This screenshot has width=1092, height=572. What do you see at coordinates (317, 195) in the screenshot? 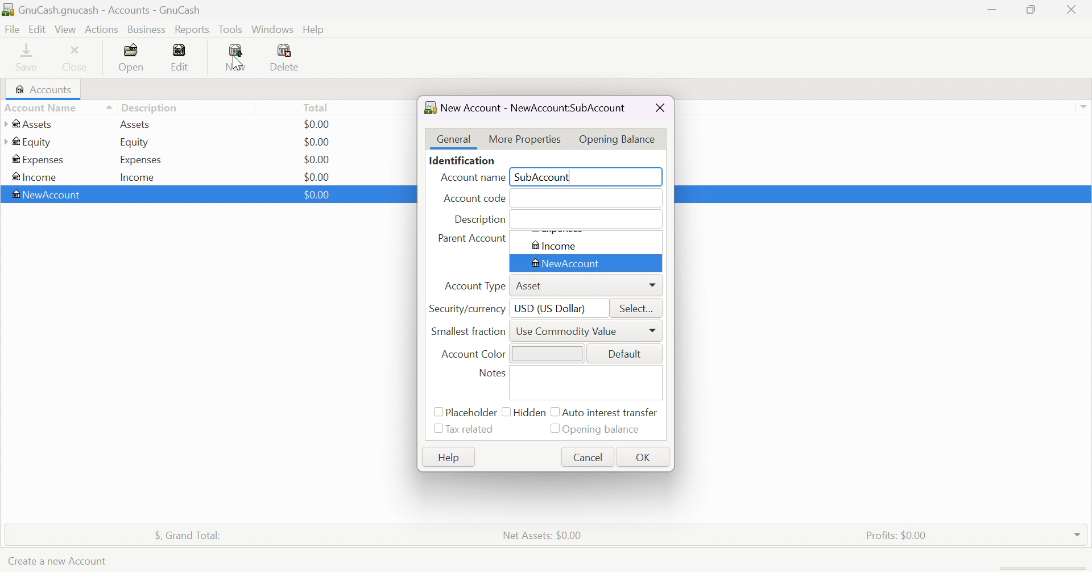
I see `$0.00` at bounding box center [317, 195].